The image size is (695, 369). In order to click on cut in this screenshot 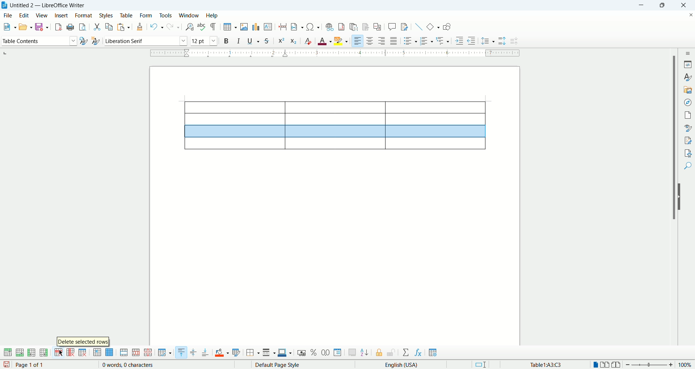, I will do `click(98, 27)`.